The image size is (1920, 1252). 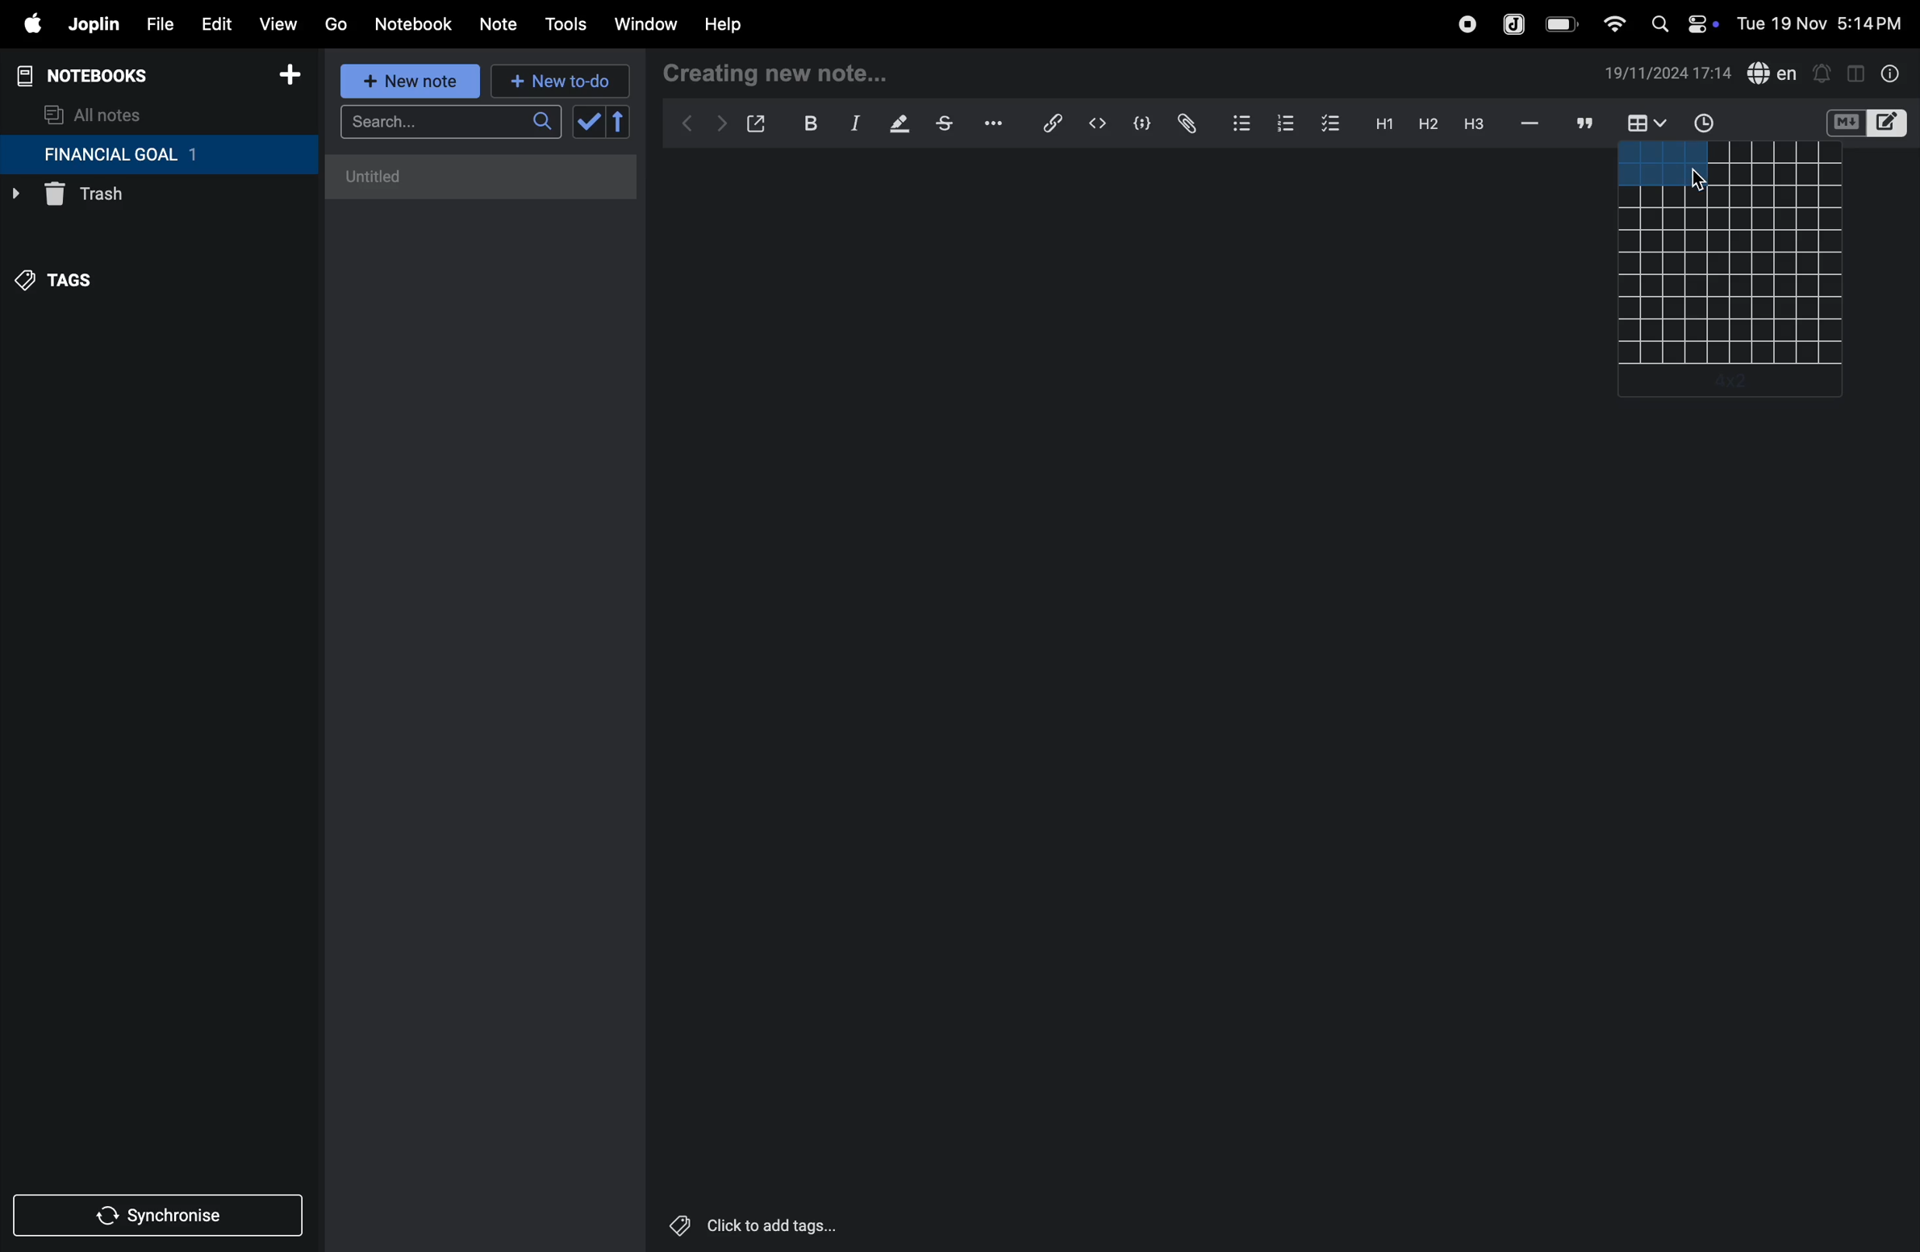 I want to click on note, so click(x=501, y=25).